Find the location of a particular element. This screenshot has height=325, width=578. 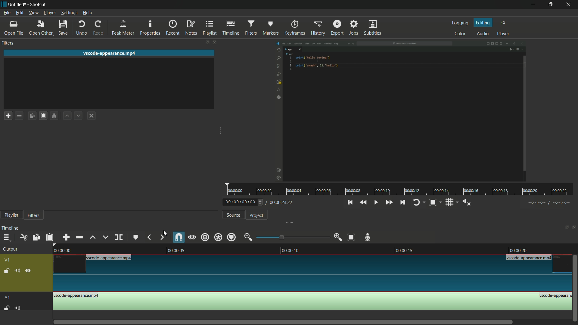

scroll while dragging is located at coordinates (192, 237).